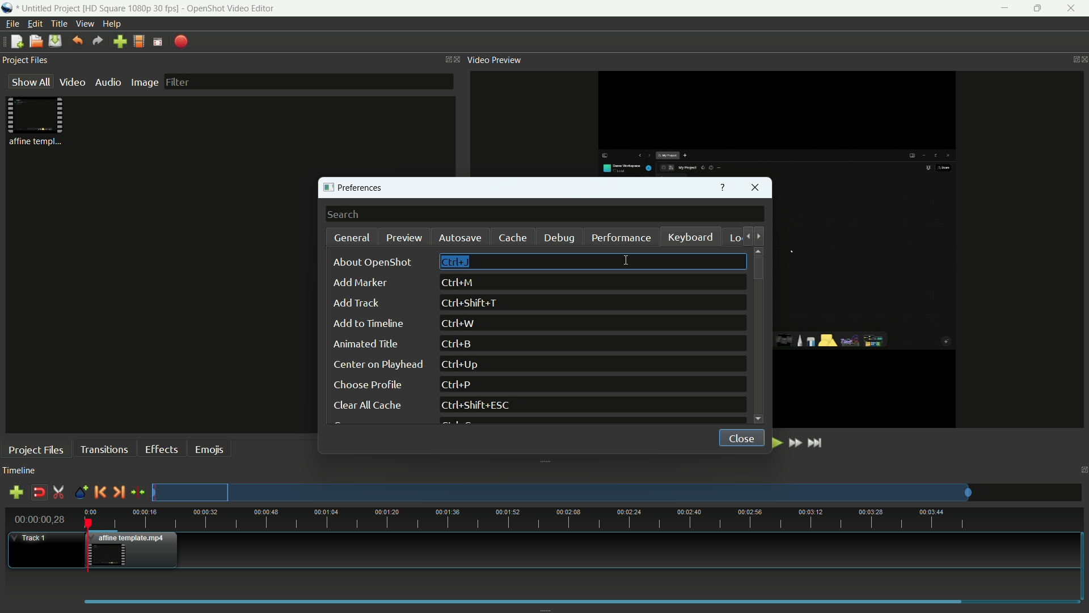  Describe the element at coordinates (28, 82) in the screenshot. I see `show all` at that location.